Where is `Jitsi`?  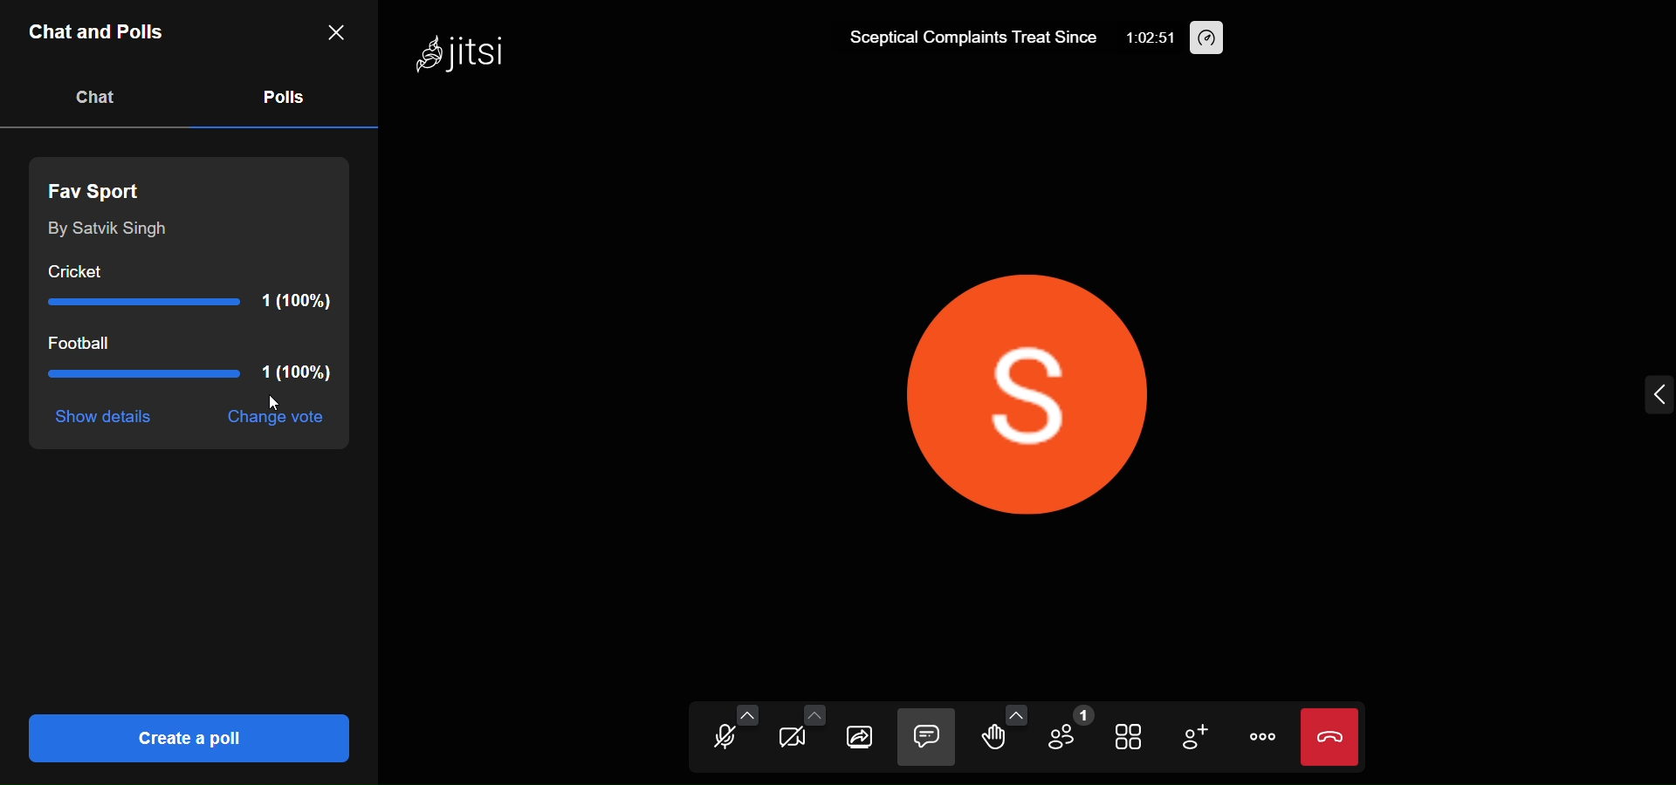
Jitsi is located at coordinates (463, 57).